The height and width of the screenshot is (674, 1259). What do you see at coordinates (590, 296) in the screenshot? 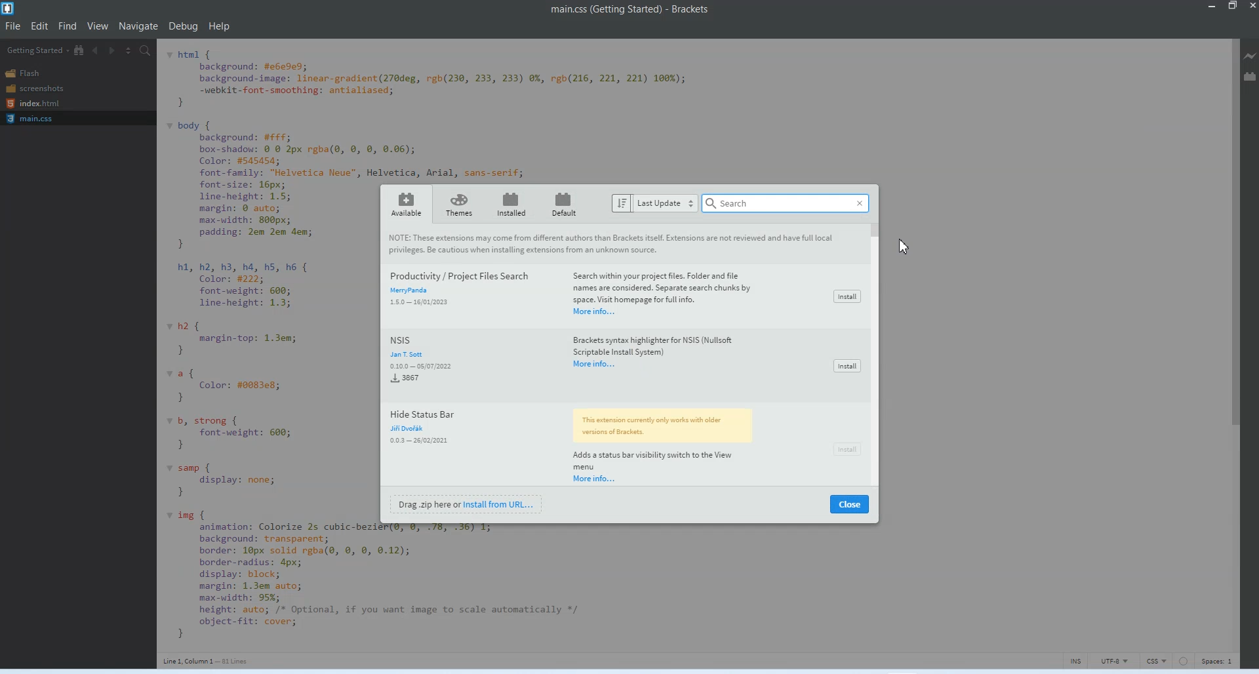
I see `Productivity/Project files search` at bounding box center [590, 296].